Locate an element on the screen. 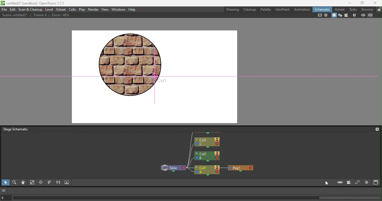 This screenshot has height=201, width=382. More options is located at coordinates (4, 191).